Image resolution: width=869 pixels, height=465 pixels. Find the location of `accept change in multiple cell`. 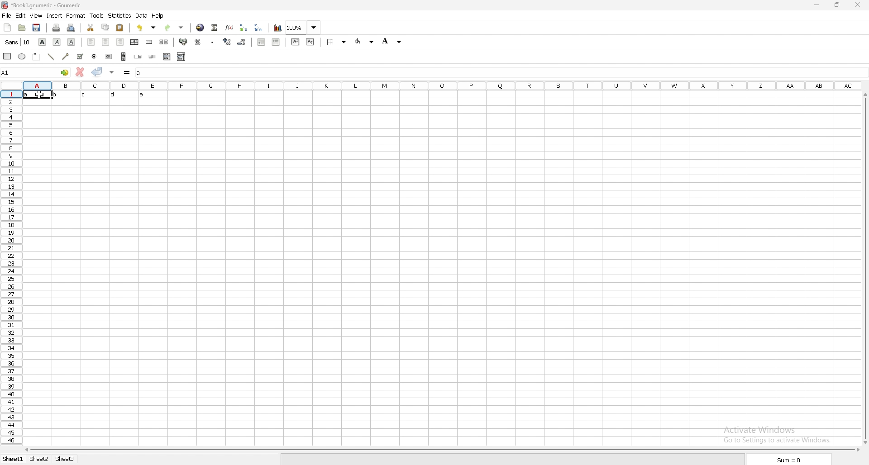

accept change in multiple cell is located at coordinates (112, 72).